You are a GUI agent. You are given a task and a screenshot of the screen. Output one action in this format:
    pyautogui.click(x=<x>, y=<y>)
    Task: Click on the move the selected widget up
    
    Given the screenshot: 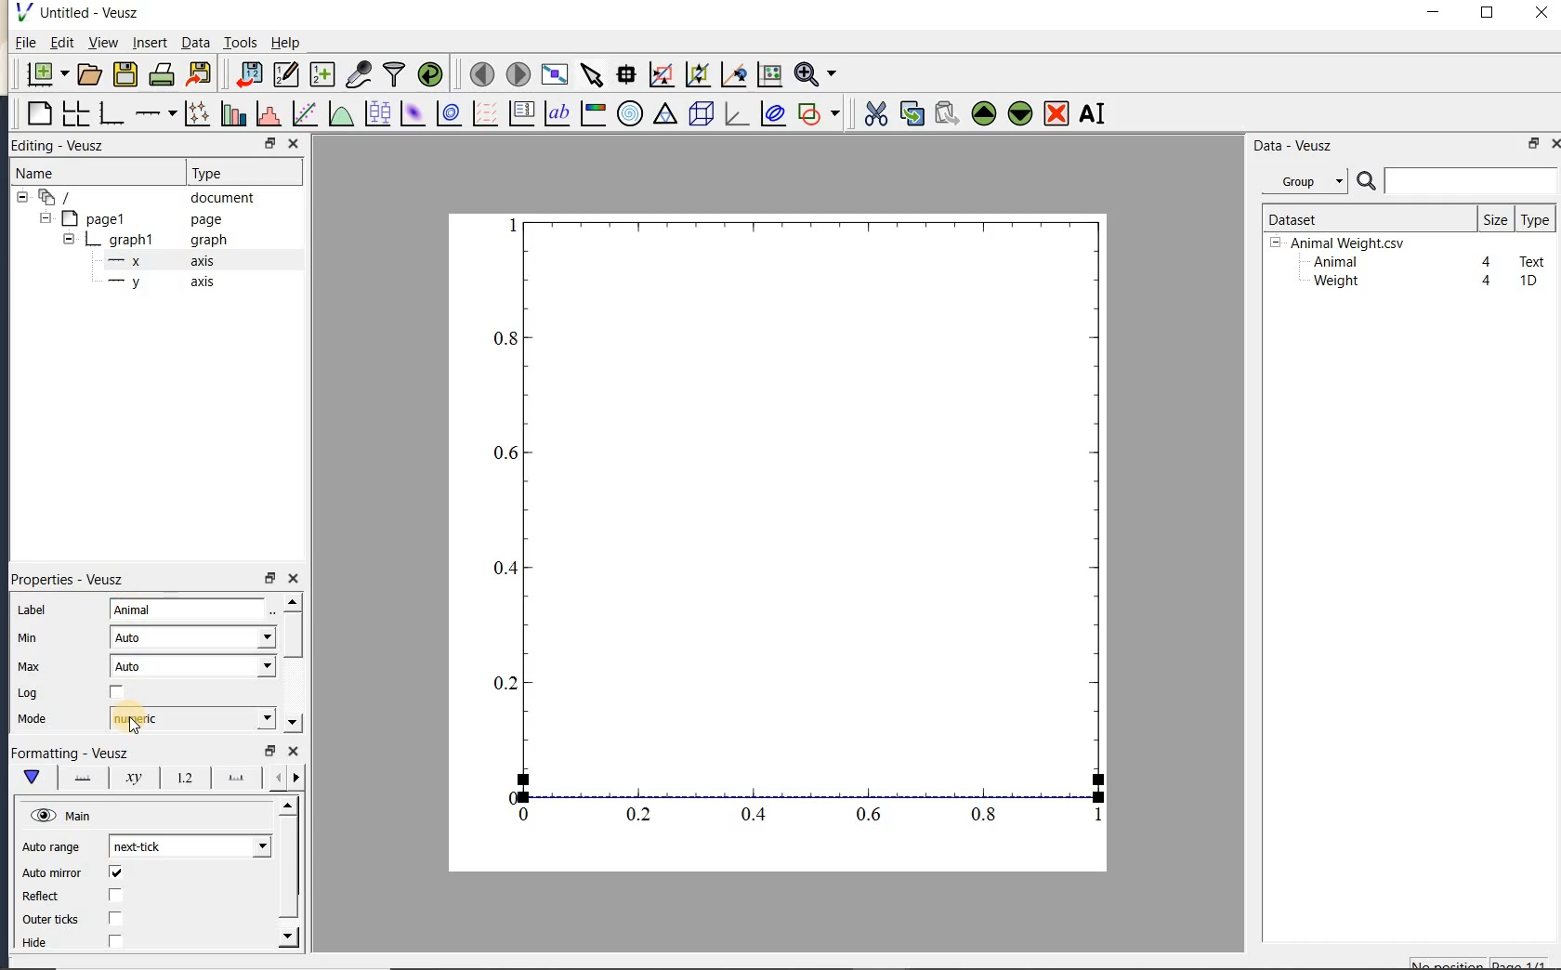 What is the action you would take?
    pyautogui.click(x=984, y=114)
    